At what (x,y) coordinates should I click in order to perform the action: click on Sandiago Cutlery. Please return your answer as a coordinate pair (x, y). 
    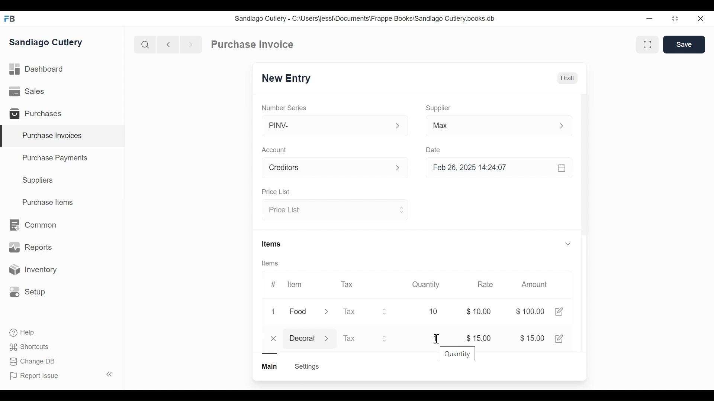
    Looking at the image, I should click on (47, 43).